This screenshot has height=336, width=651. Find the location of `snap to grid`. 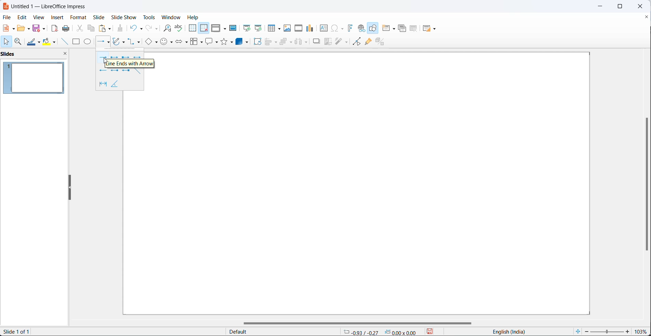

snap to grid is located at coordinates (203, 28).